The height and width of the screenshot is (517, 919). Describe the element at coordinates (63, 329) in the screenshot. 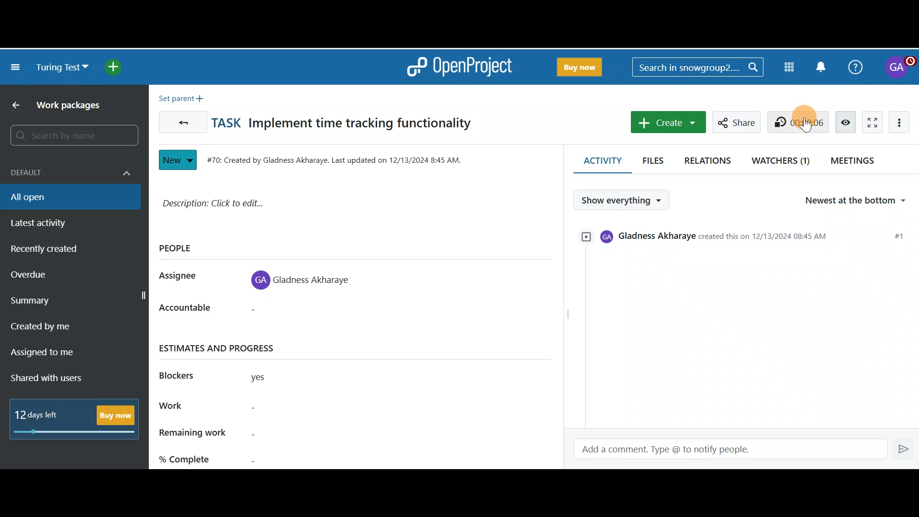

I see `Created by me` at that location.